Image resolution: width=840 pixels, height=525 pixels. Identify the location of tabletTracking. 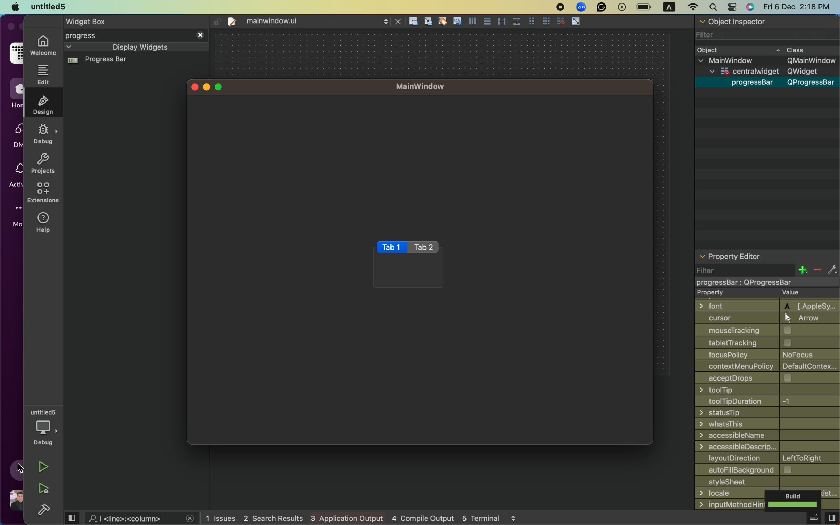
(767, 342).